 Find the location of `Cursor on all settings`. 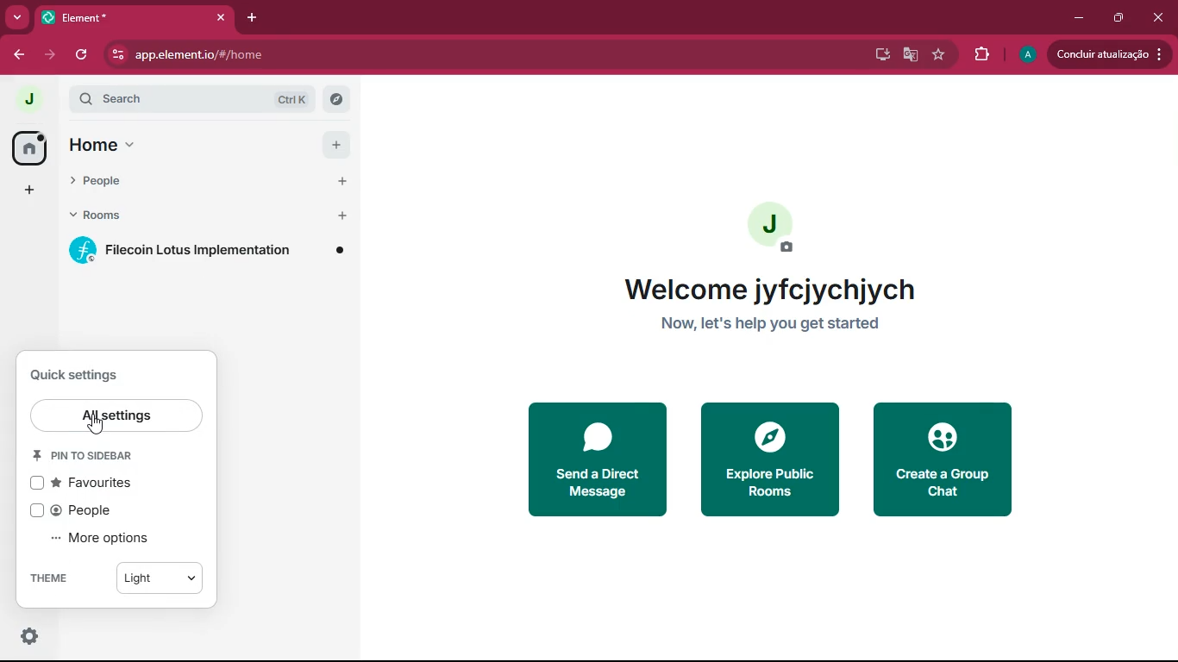

Cursor on all settings is located at coordinates (115, 416).